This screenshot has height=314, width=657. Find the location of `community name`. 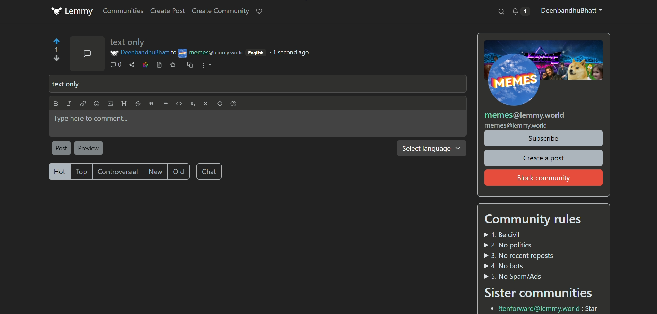

community name is located at coordinates (213, 53).